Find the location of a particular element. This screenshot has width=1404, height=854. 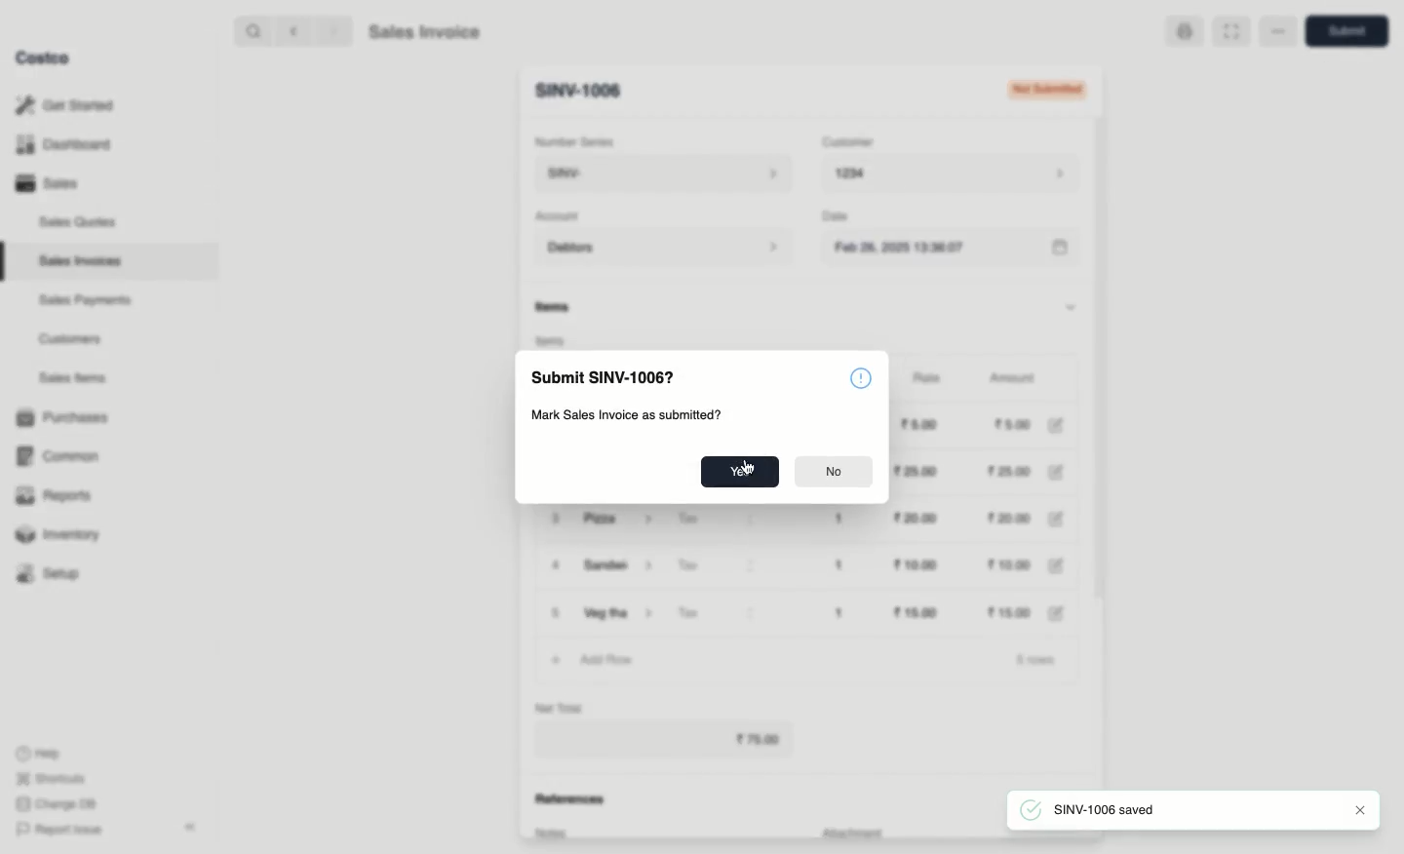

Back is located at coordinates (292, 31).